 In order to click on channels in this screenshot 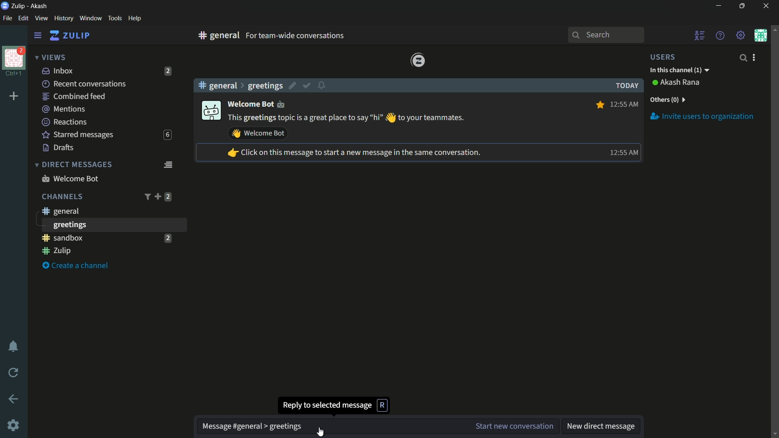, I will do `click(62, 197)`.